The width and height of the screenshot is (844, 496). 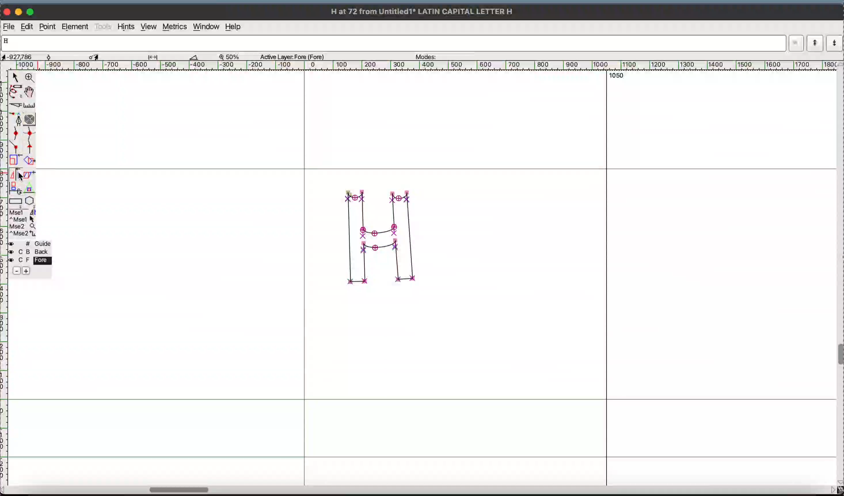 What do you see at coordinates (15, 188) in the screenshot?
I see `3d rotate` at bounding box center [15, 188].